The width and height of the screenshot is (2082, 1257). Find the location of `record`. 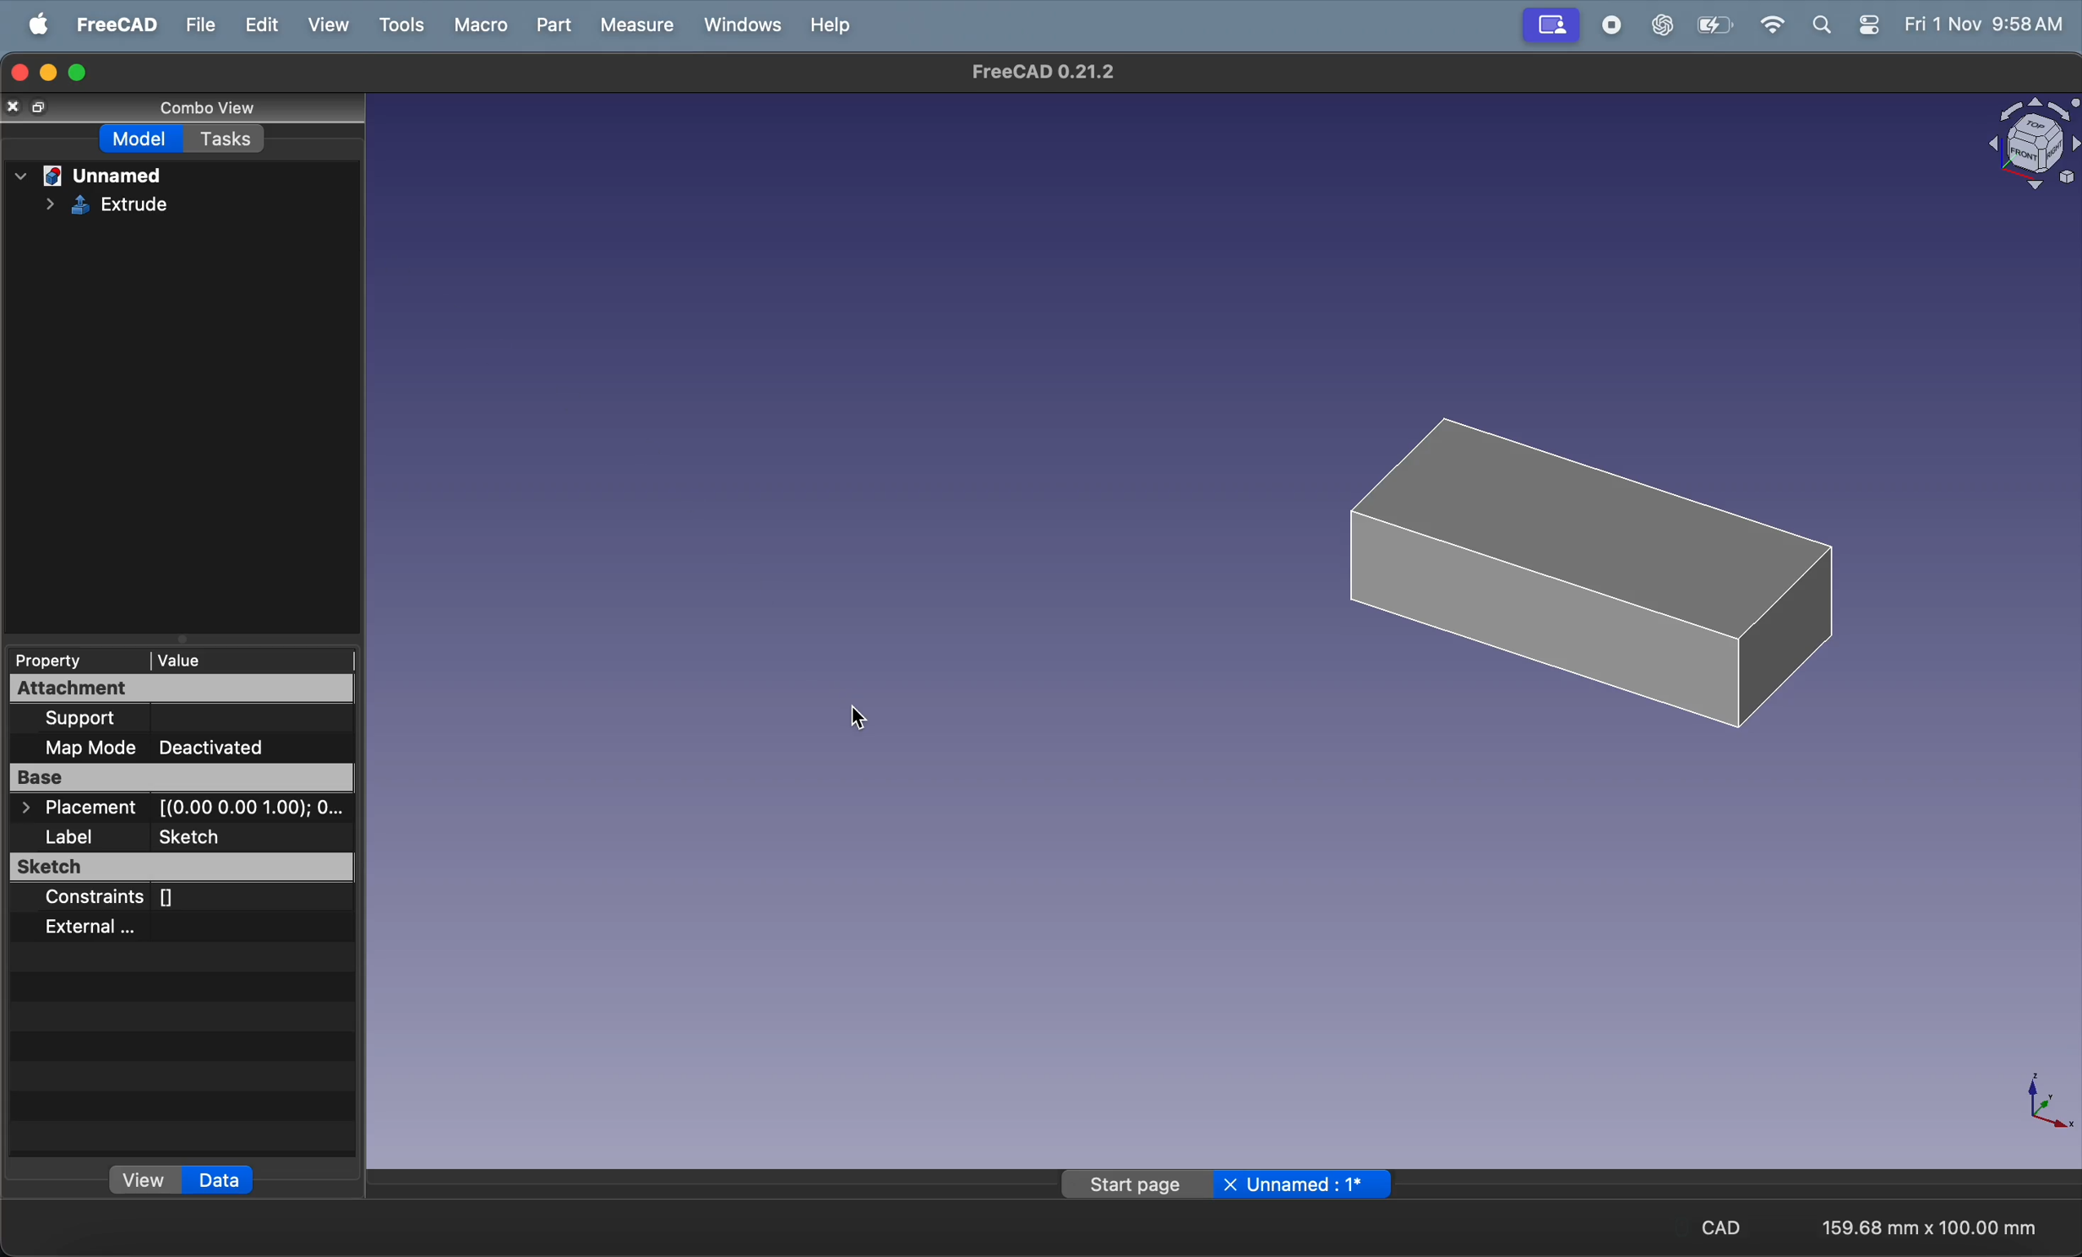

record is located at coordinates (1607, 25).